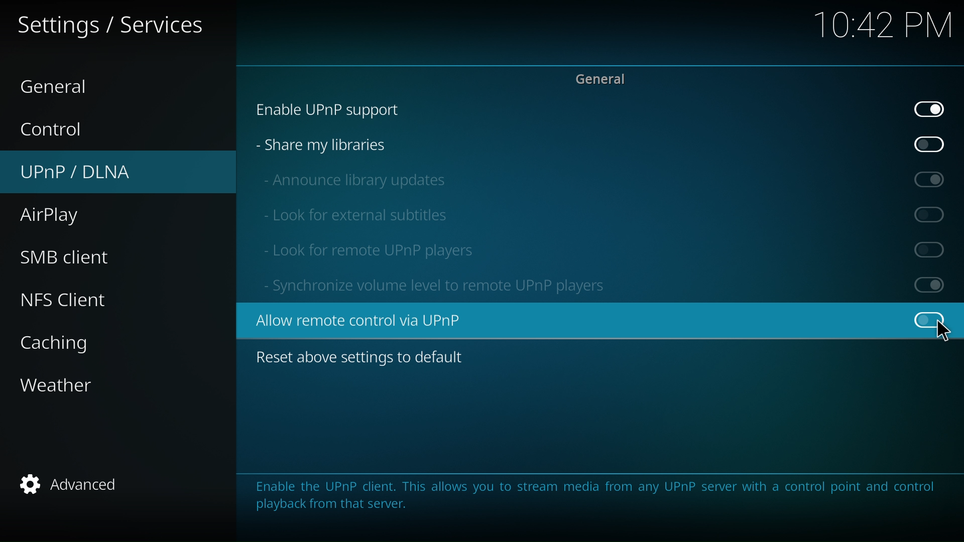  Describe the element at coordinates (603, 286) in the screenshot. I see `Synchronize volume level to remote UPnP players ` at that location.